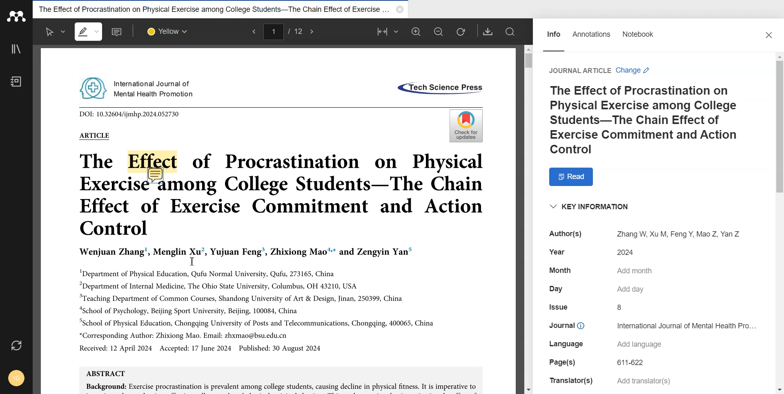  Describe the element at coordinates (16, 16) in the screenshot. I see `Logo` at that location.